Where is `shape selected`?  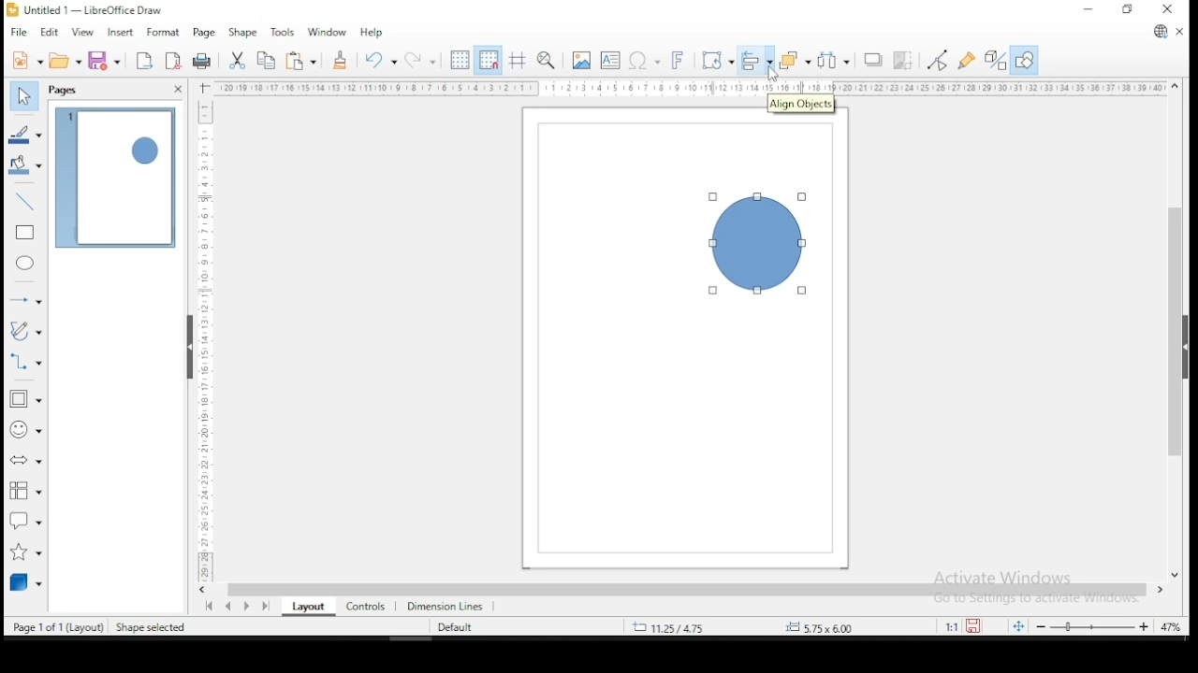 shape selected is located at coordinates (153, 628).